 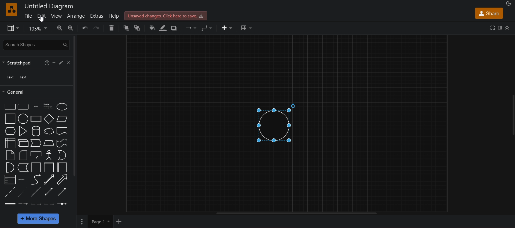 I want to click on waypoints, so click(x=208, y=28).